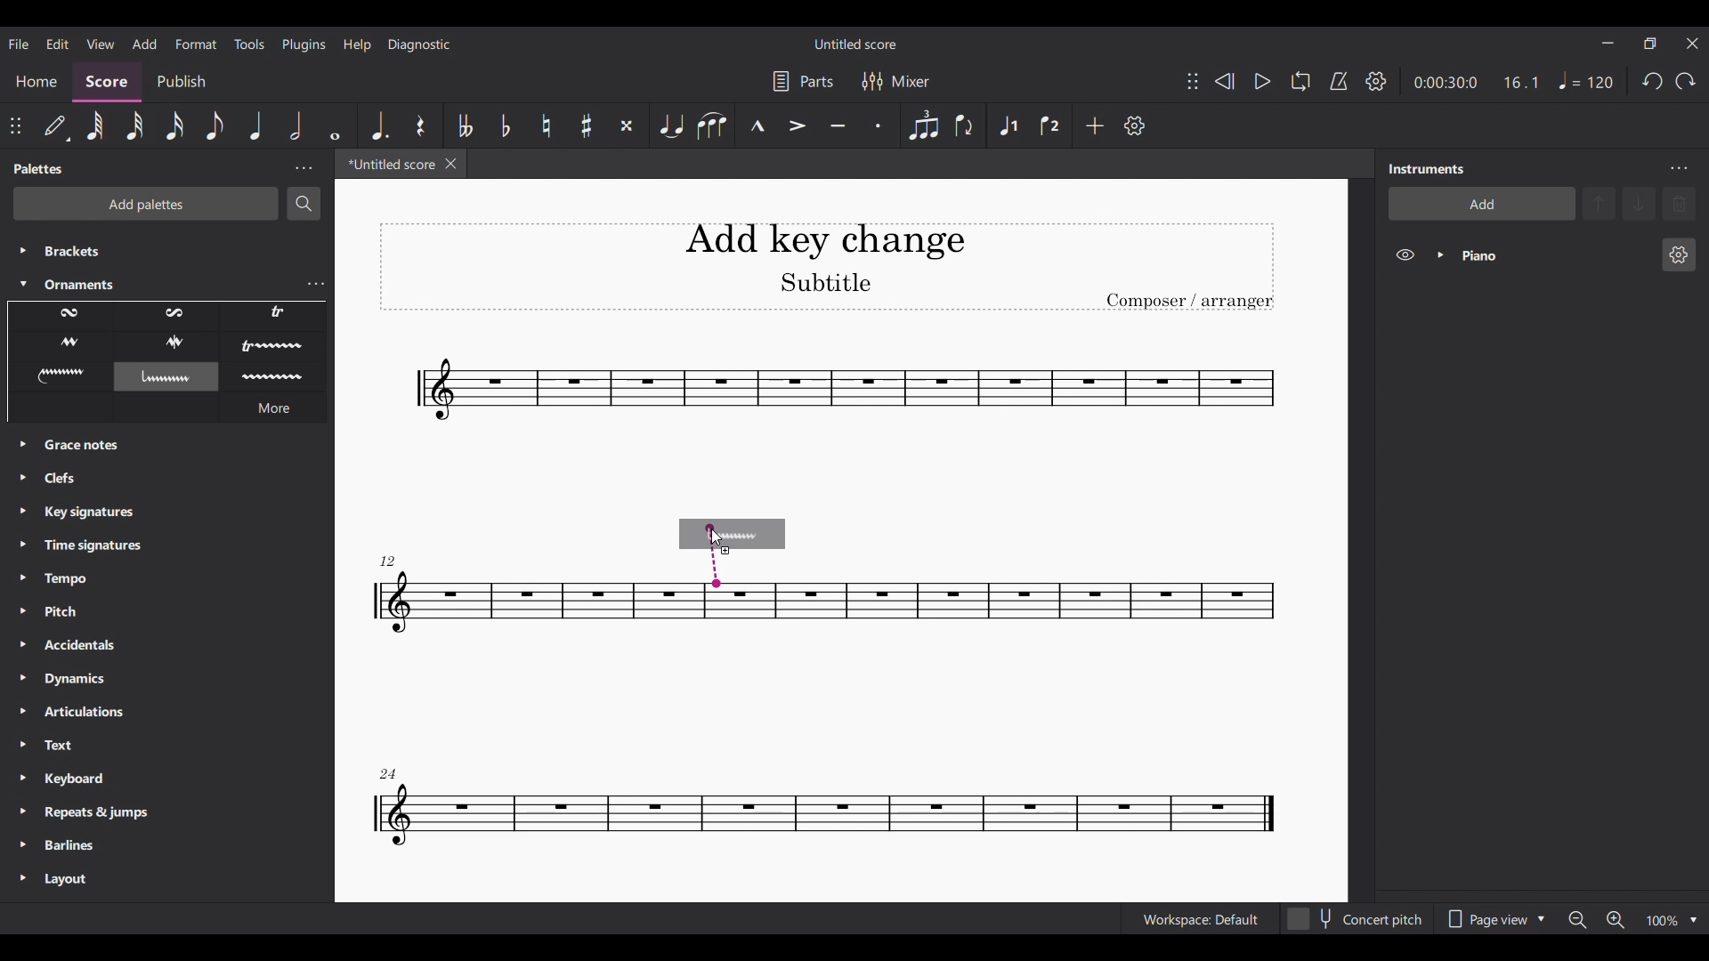 This screenshot has height=961, width=1709. What do you see at coordinates (1494, 919) in the screenshot?
I see `Page view options` at bounding box center [1494, 919].